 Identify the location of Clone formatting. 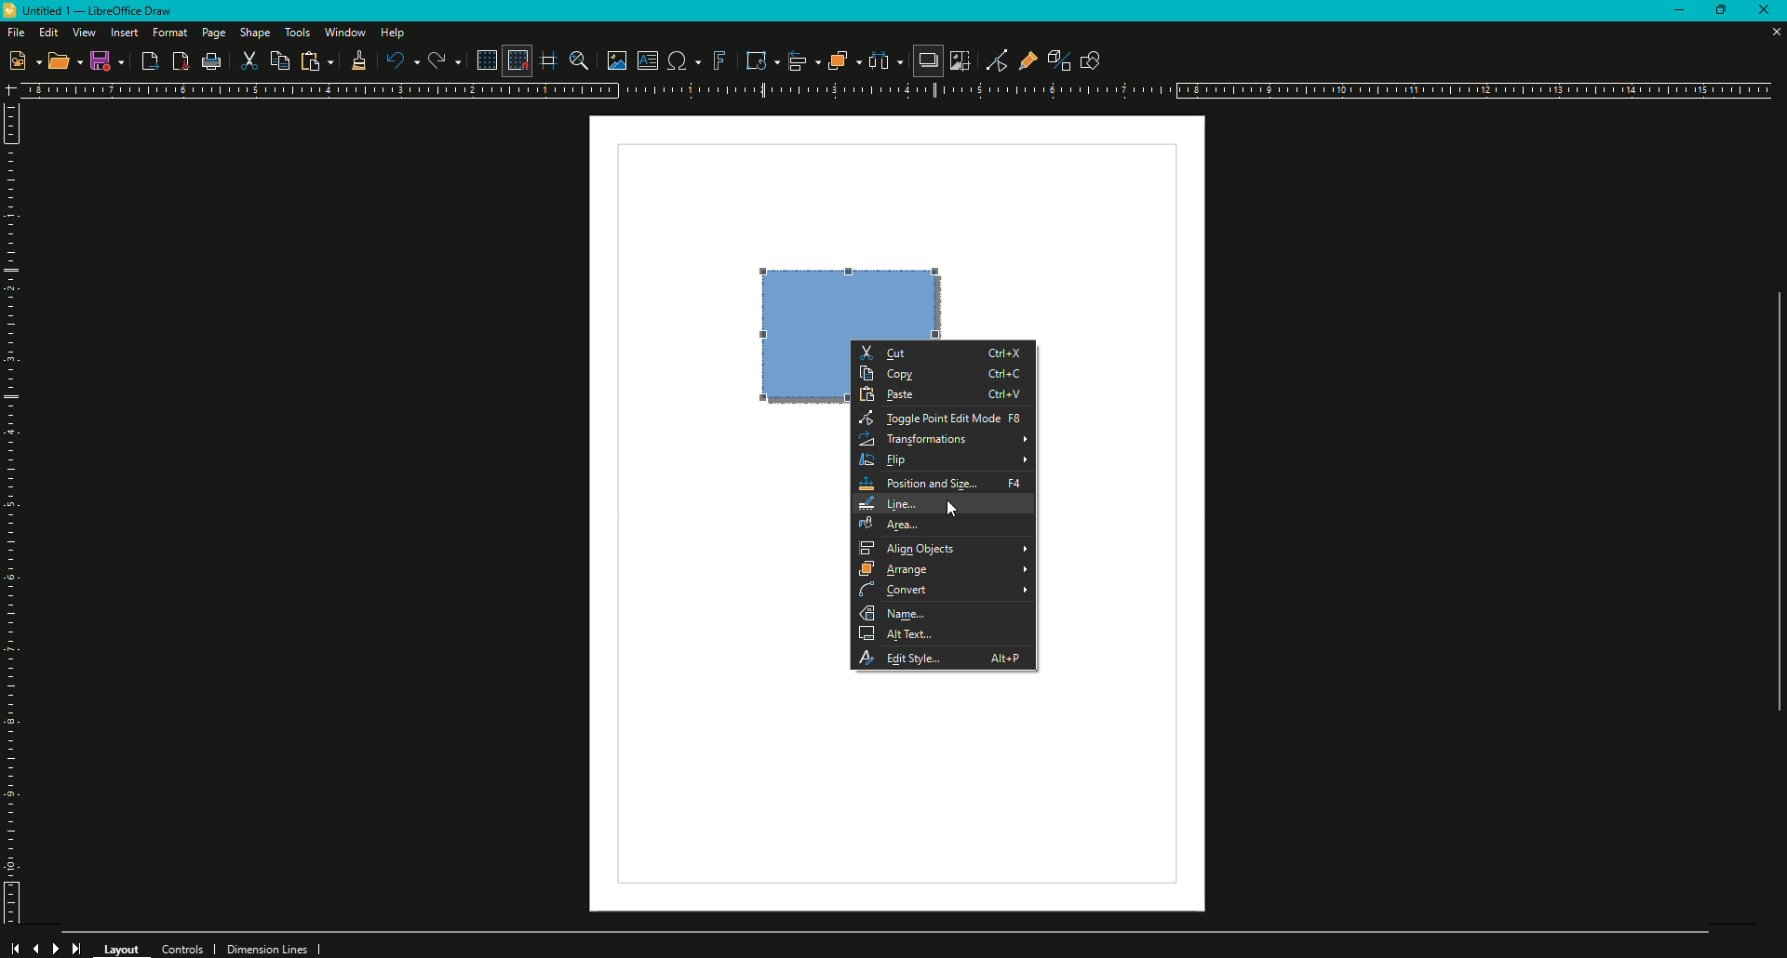
(356, 61).